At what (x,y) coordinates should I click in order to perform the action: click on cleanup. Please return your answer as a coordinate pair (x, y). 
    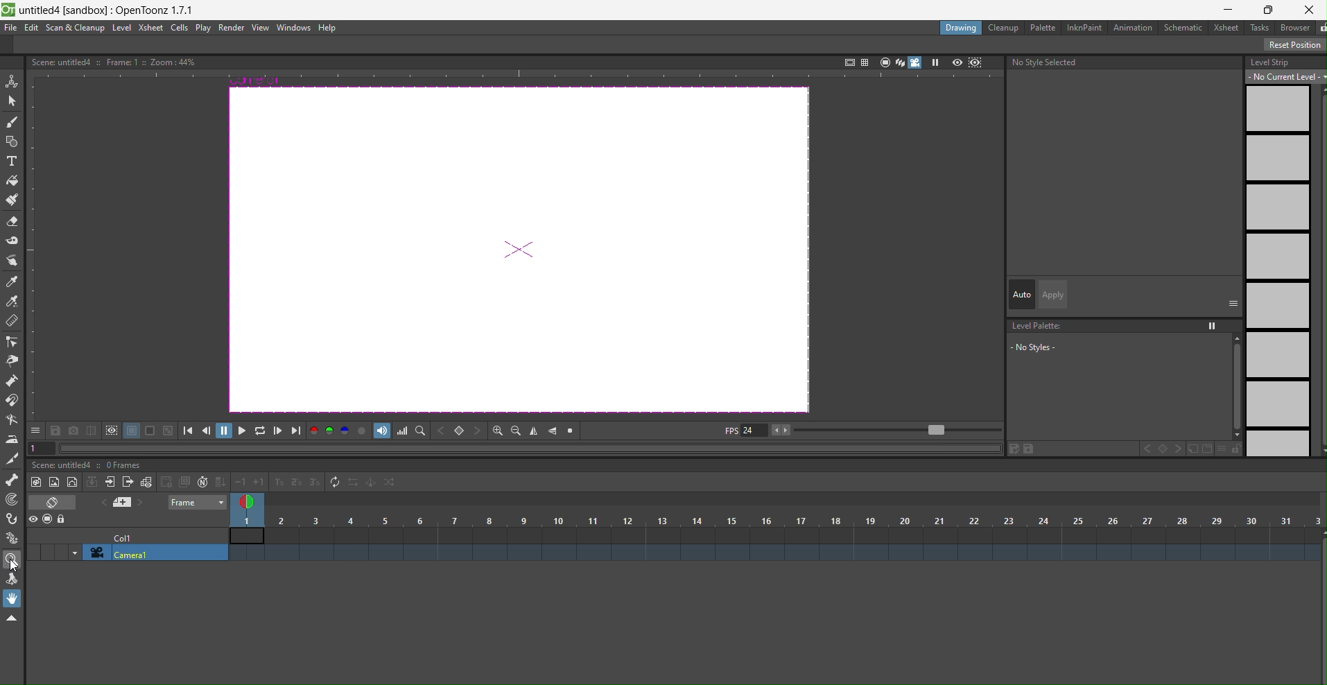
    Looking at the image, I should click on (1005, 27).